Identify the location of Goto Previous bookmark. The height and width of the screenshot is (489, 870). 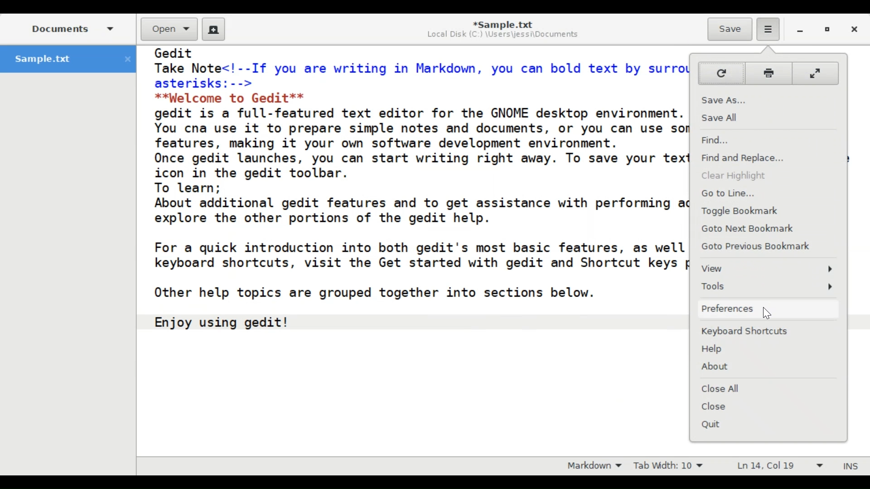
(769, 246).